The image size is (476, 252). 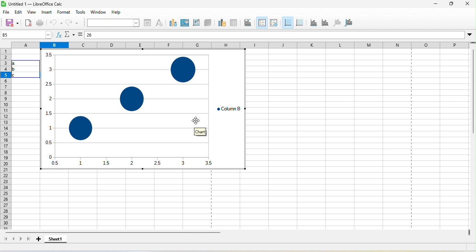 I want to click on Dropdown, so click(x=470, y=35).